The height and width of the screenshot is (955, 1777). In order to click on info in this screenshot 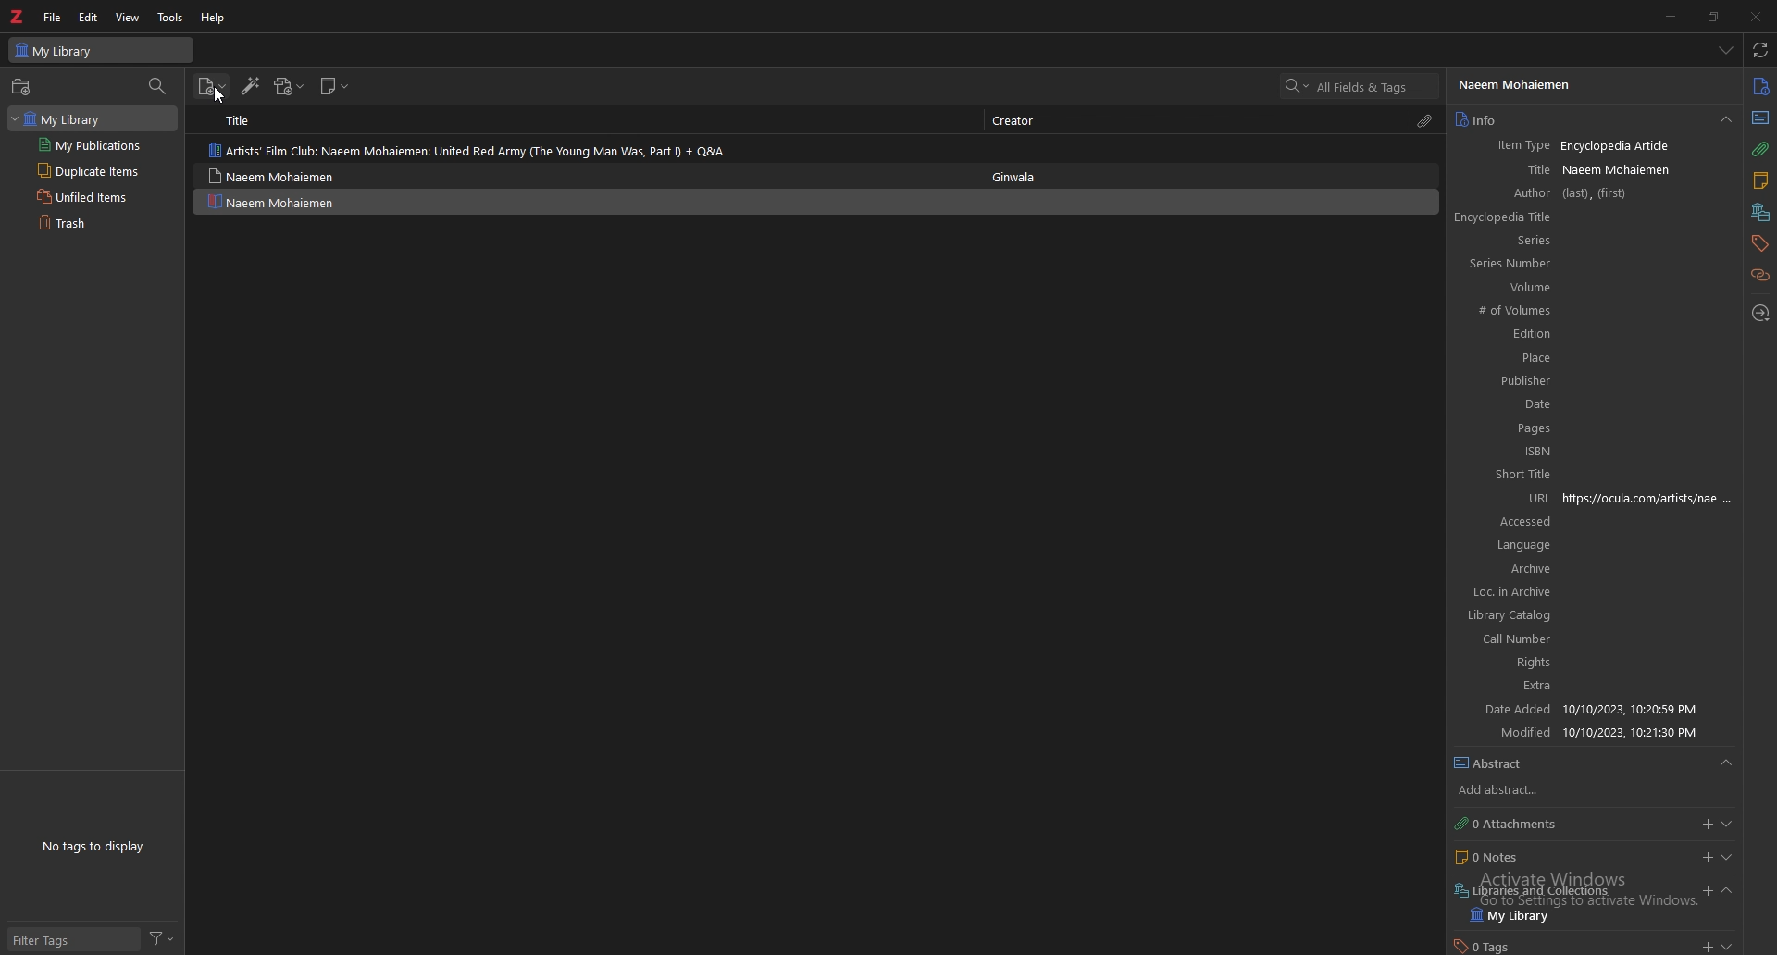, I will do `click(1578, 120)`.